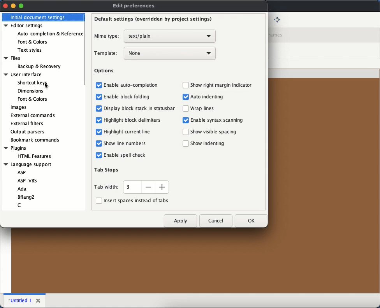 Image resolution: width=380 pixels, height=308 pixels. What do you see at coordinates (130, 186) in the screenshot?
I see `3` at bounding box center [130, 186].